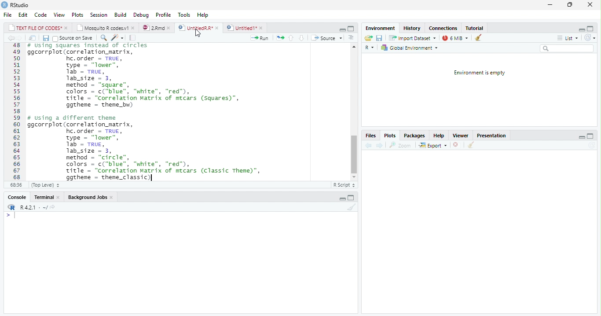 The width and height of the screenshot is (601, 316). I want to click on search bar, so click(570, 48).